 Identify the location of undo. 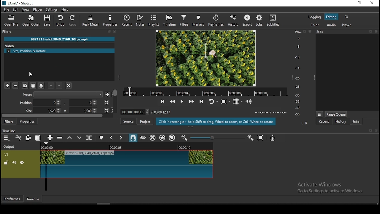
(61, 21).